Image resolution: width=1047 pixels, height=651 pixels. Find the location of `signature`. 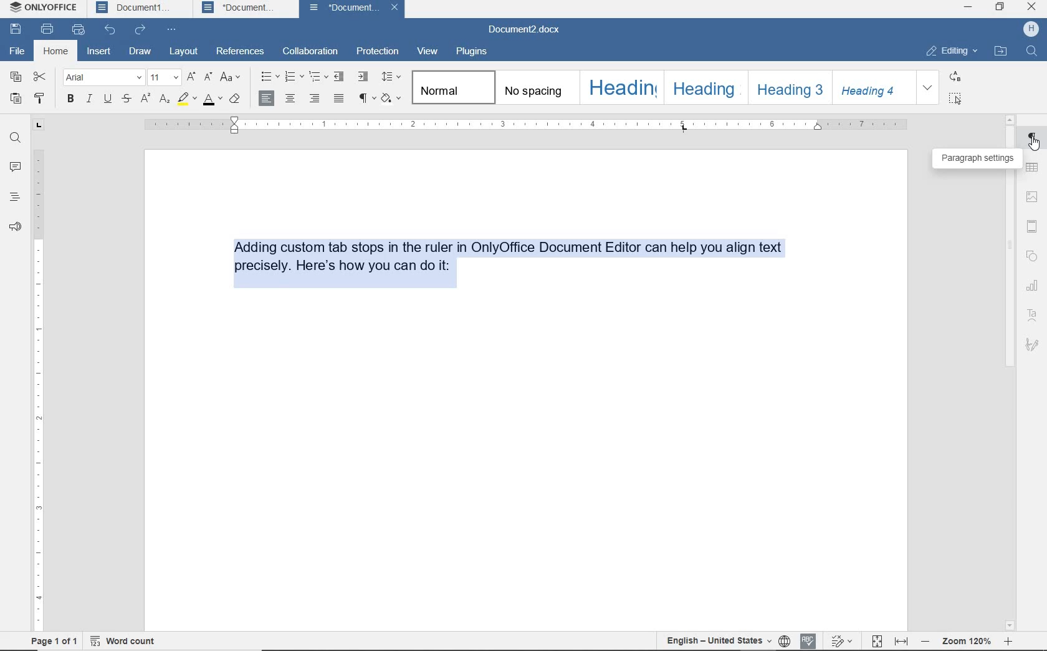

signature is located at coordinates (1032, 345).